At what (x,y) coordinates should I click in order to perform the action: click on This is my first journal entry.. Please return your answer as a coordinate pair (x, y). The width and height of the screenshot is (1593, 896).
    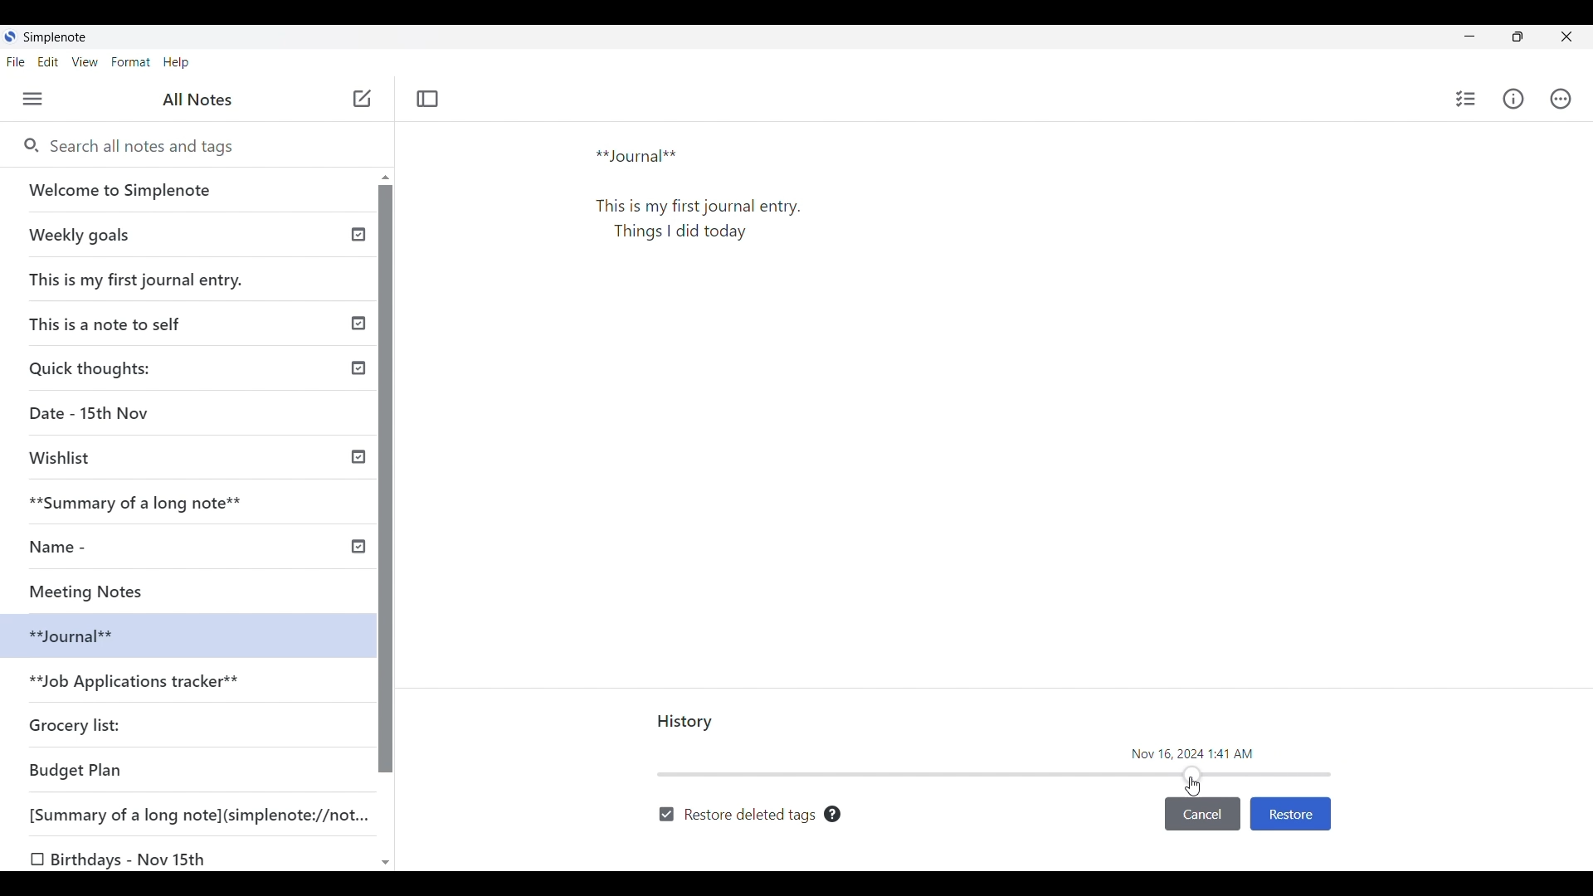
    Looking at the image, I should click on (138, 279).